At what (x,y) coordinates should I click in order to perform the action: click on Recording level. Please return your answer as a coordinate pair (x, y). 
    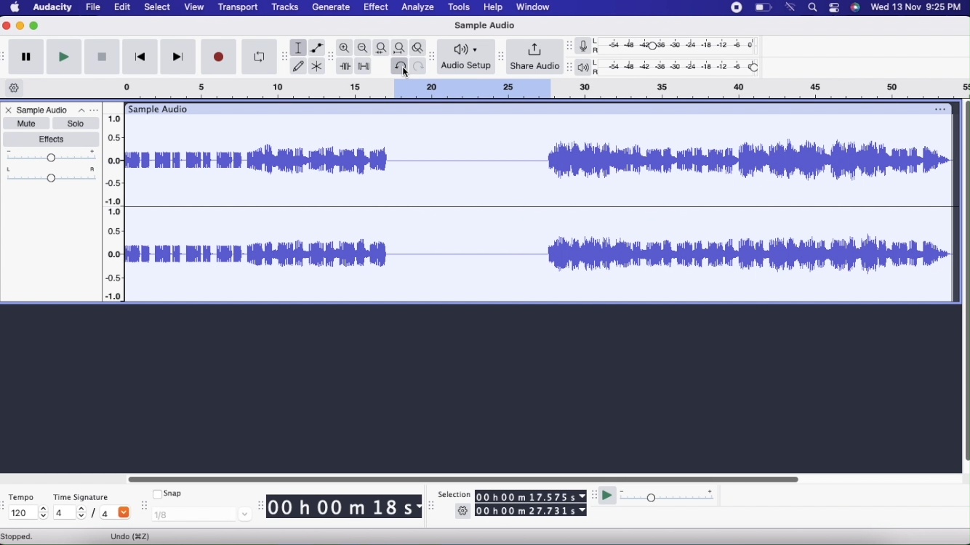
    Looking at the image, I should click on (682, 45).